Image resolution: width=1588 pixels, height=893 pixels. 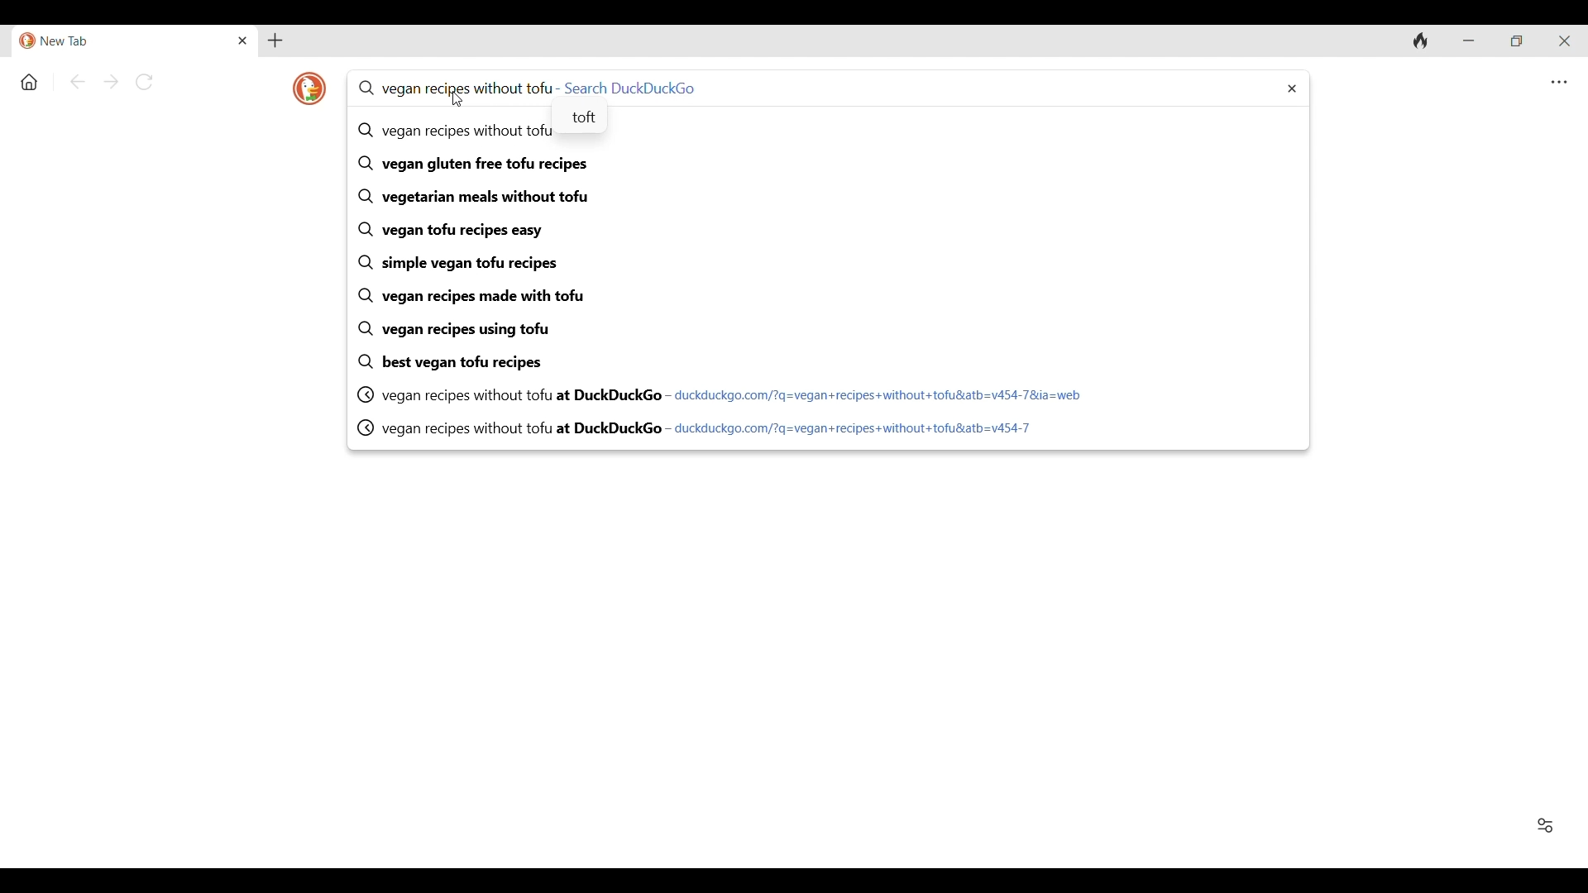 I want to click on best vegan tofu recipes, so click(x=826, y=363).